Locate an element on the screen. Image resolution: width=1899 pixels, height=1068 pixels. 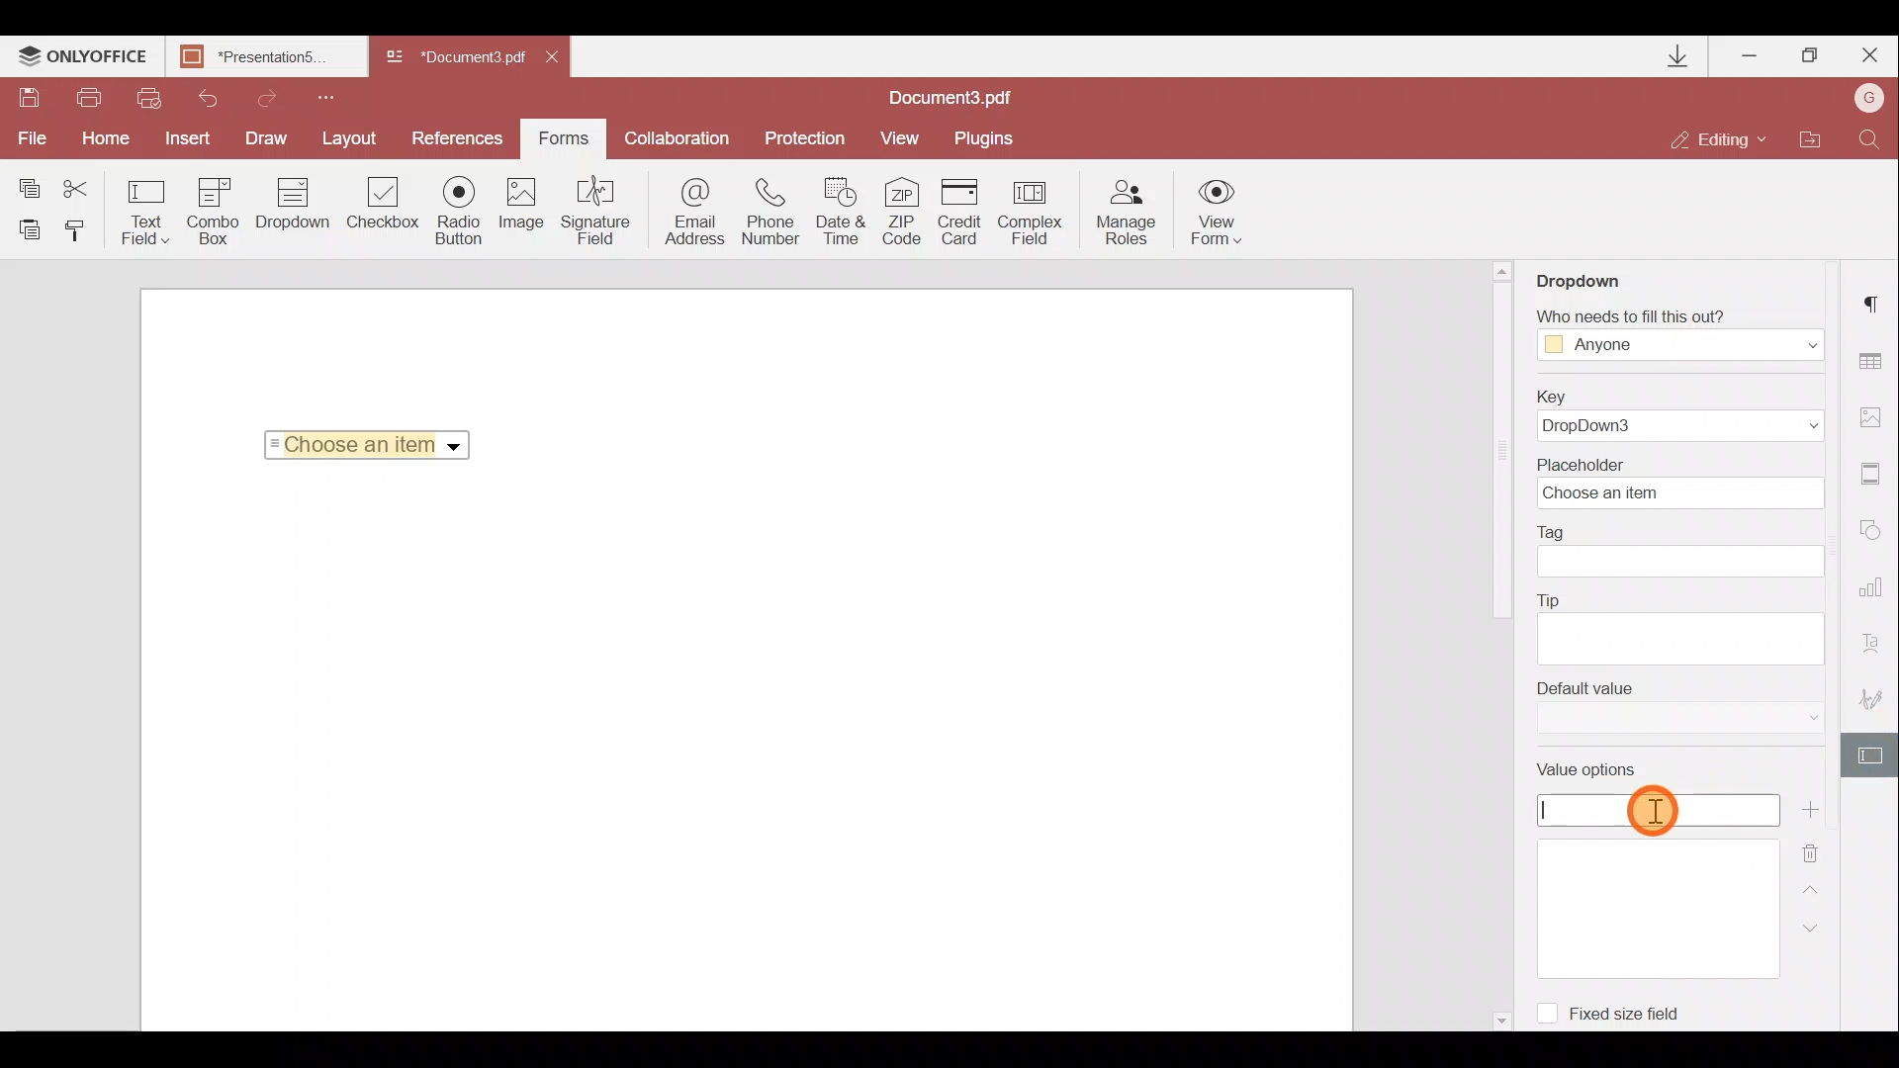
Headers & footers settings is located at coordinates (1876, 475).